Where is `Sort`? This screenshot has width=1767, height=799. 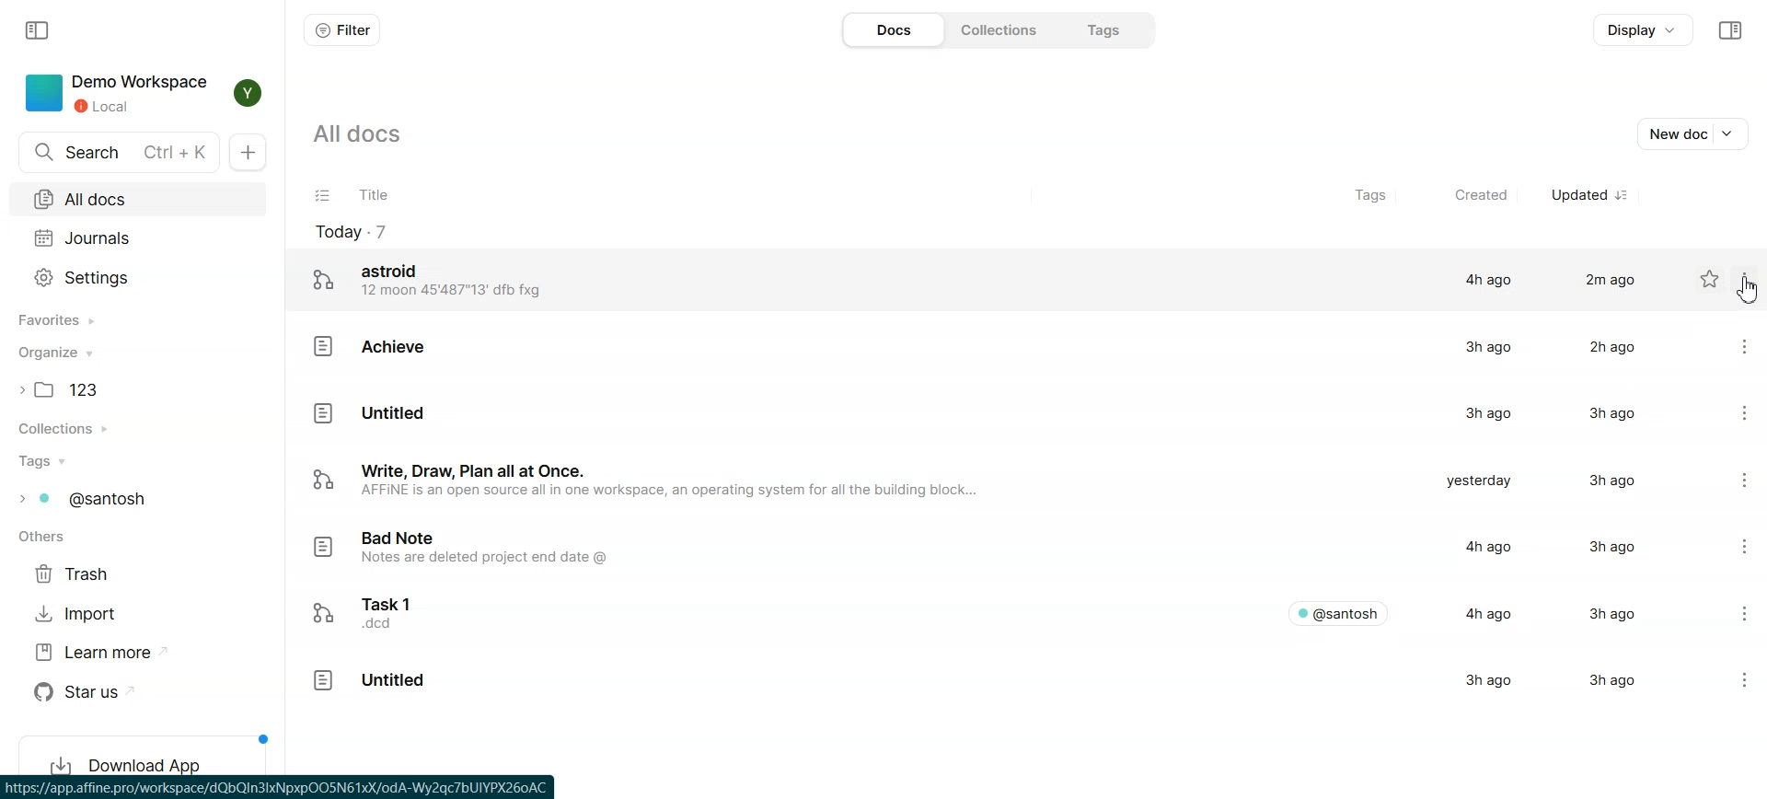 Sort is located at coordinates (1623, 195).